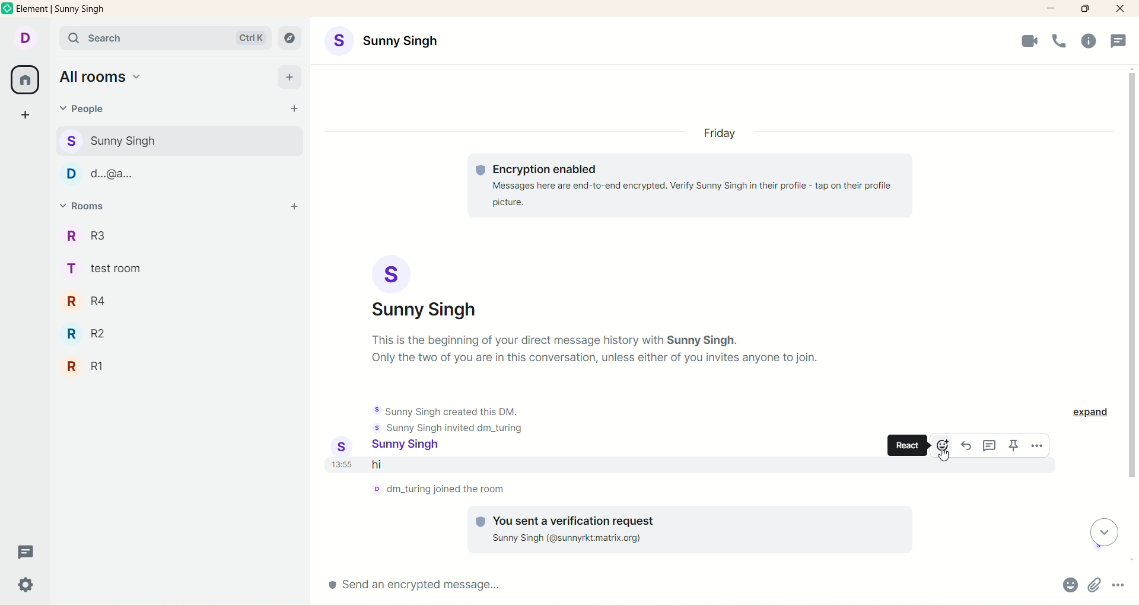 The width and height of the screenshot is (1139, 606). Describe the element at coordinates (690, 185) in the screenshot. I see `text` at that location.